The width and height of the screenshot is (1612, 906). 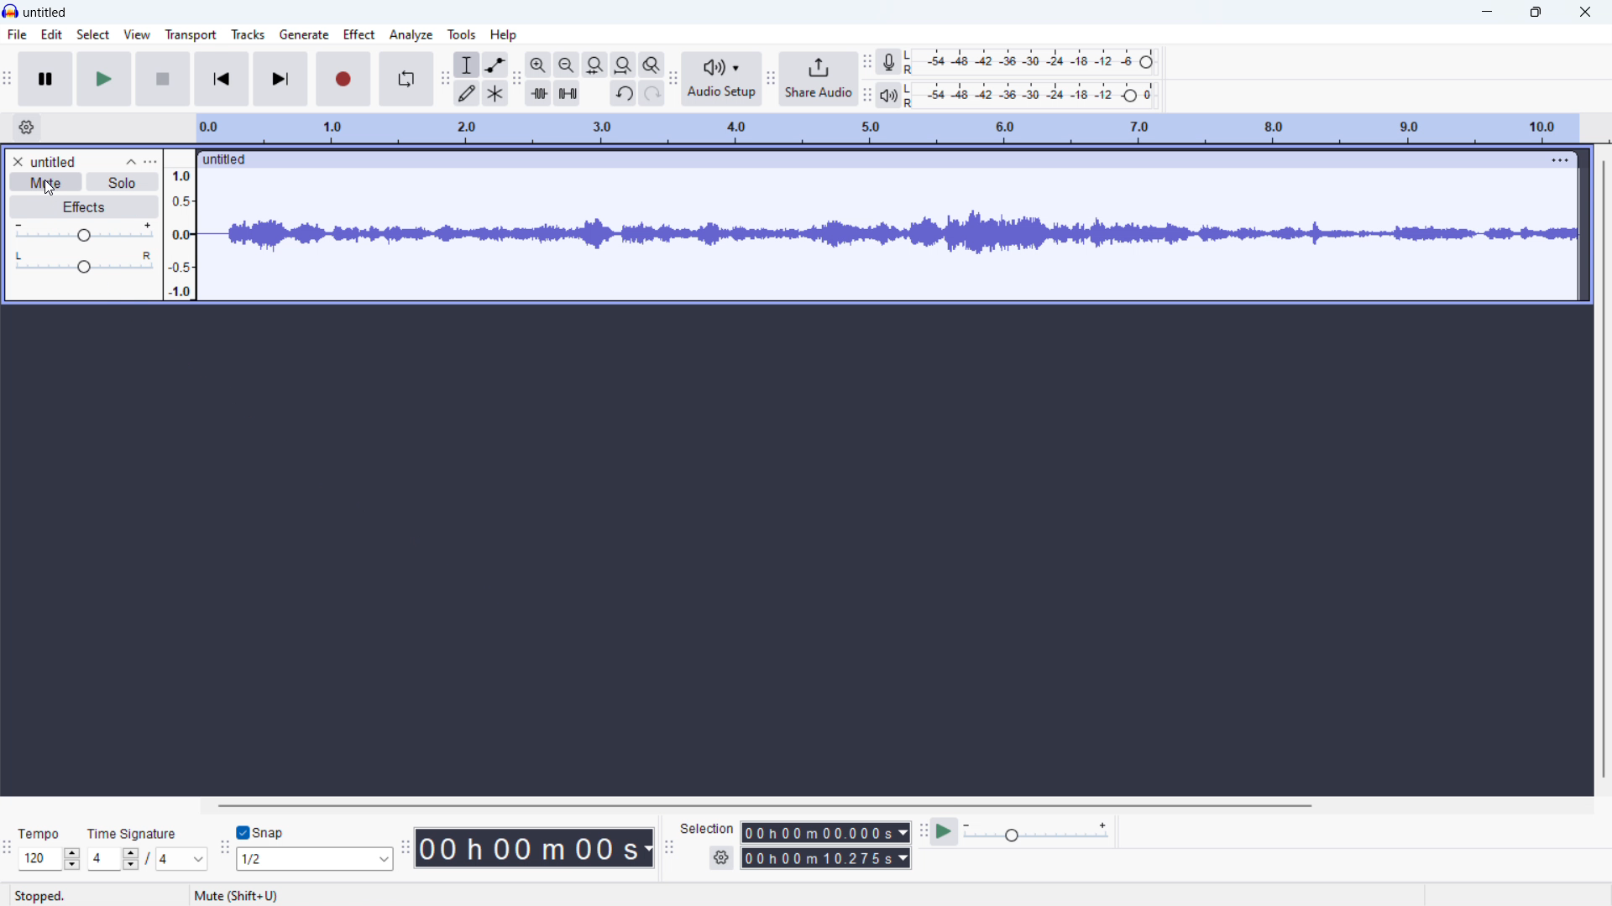 I want to click on gain, so click(x=84, y=232).